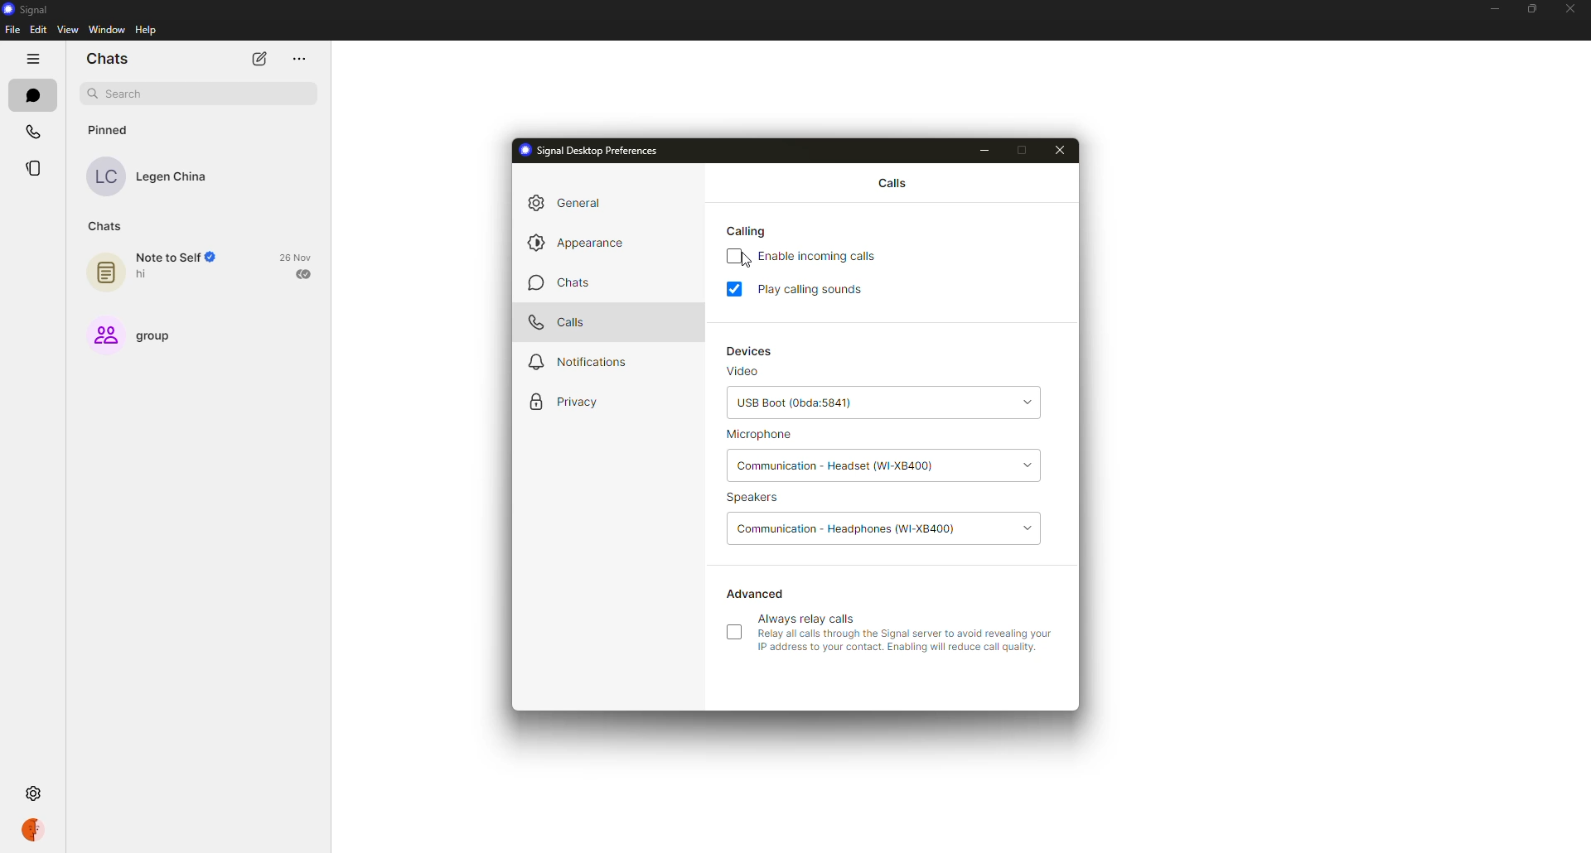 The width and height of the screenshot is (1591, 853). Describe the element at coordinates (754, 498) in the screenshot. I see `speakers` at that location.